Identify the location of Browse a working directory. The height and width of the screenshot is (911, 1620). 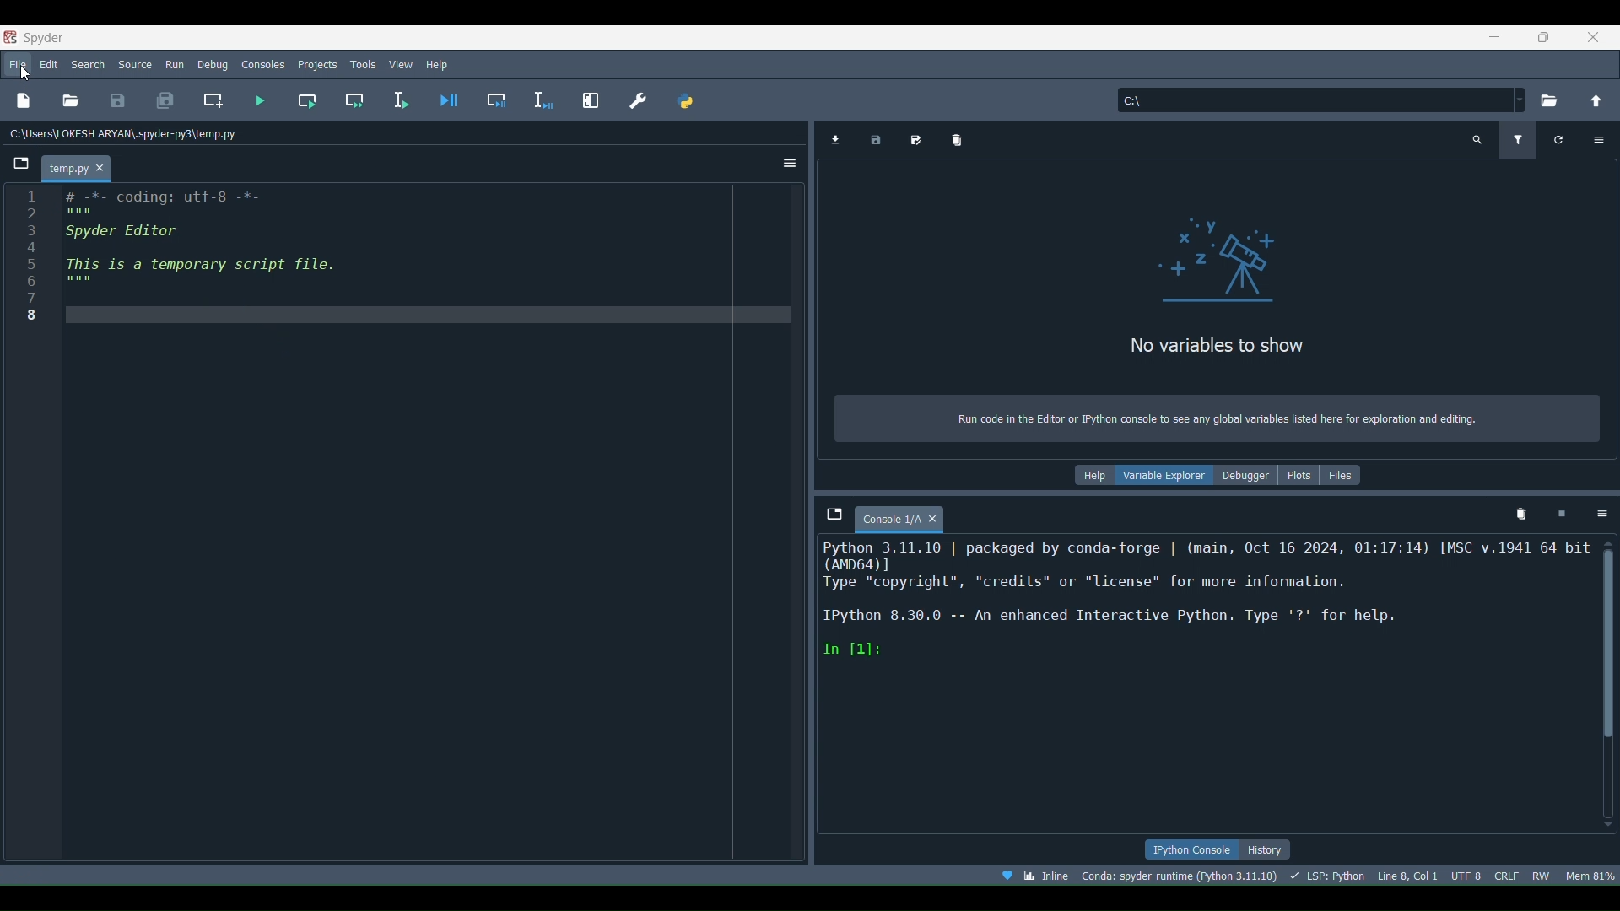
(1550, 101).